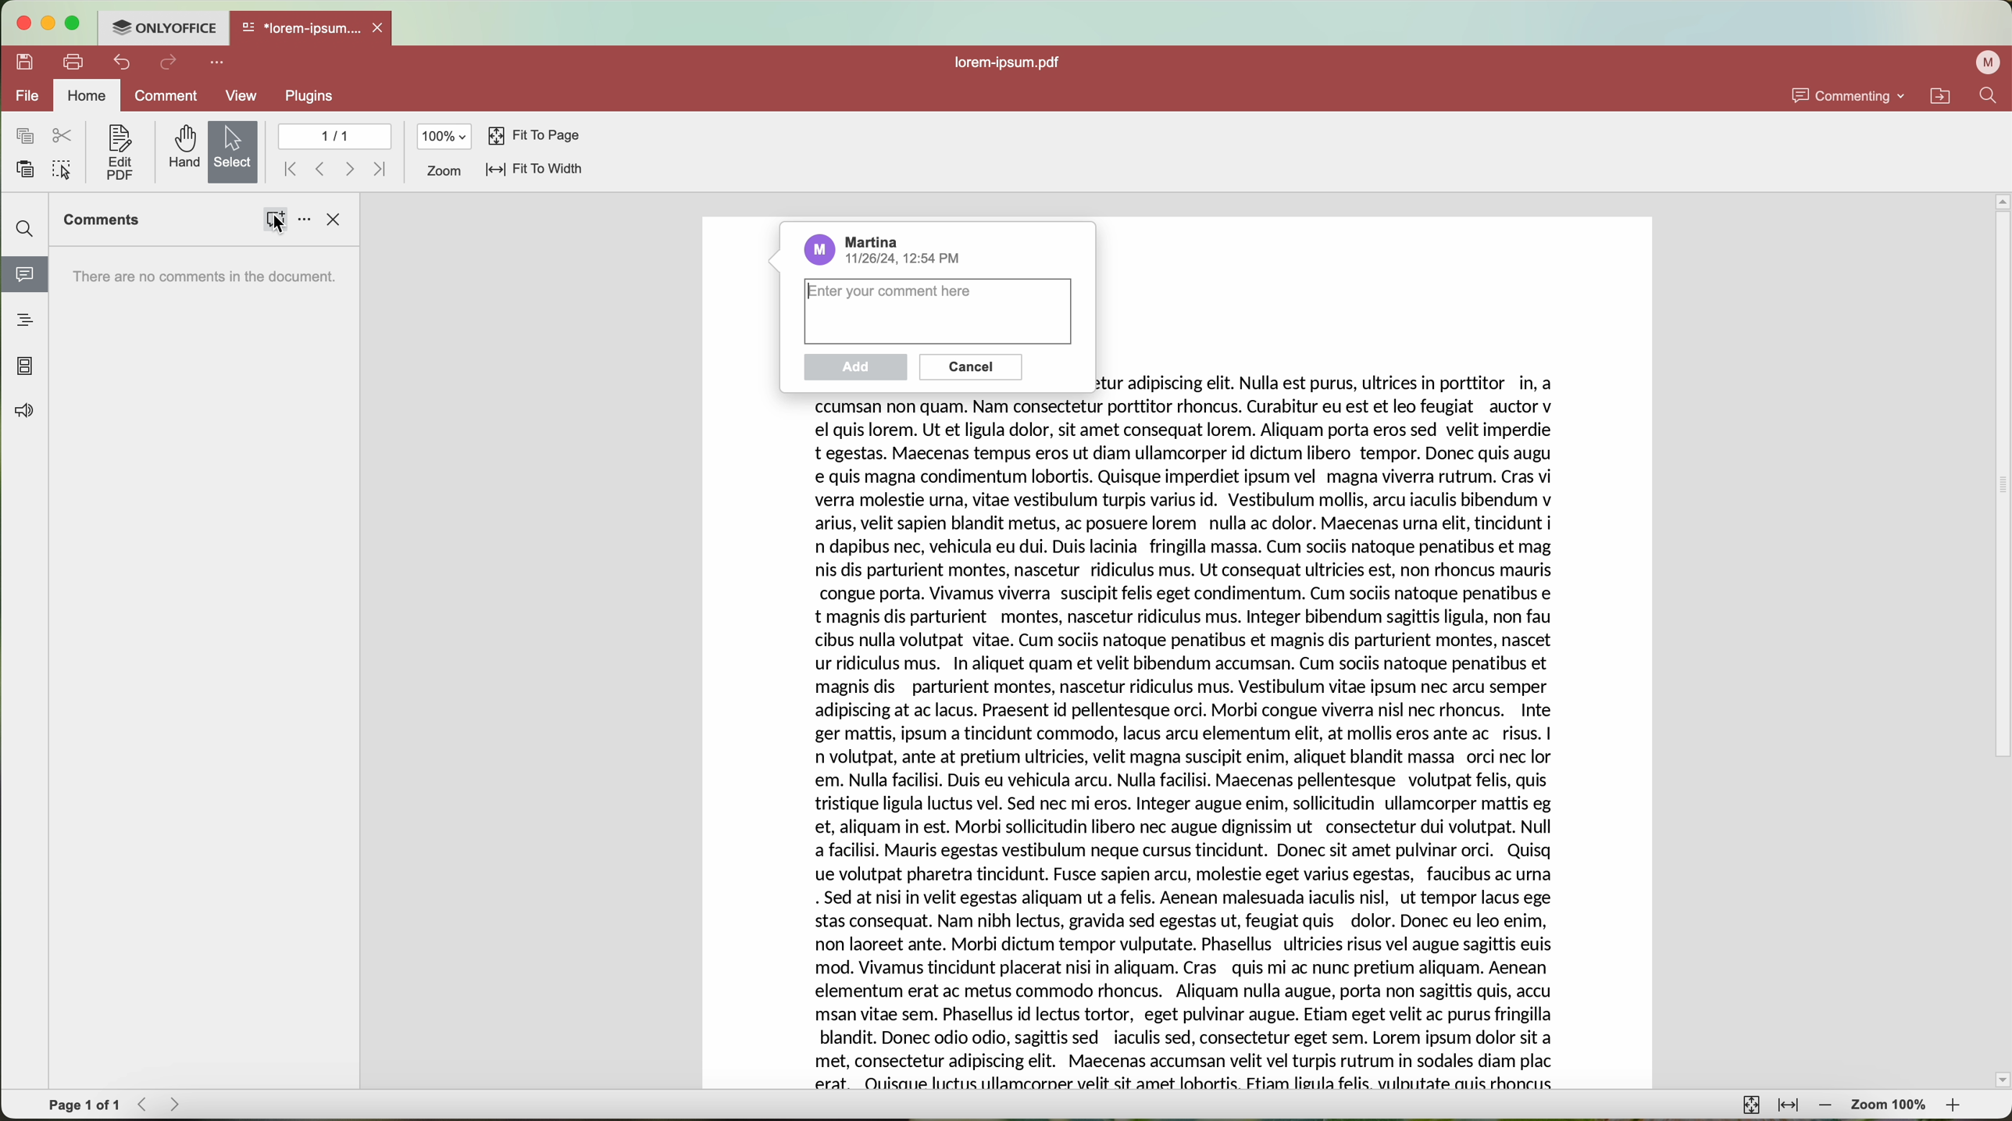 The image size is (2012, 1121). Describe the element at coordinates (73, 24) in the screenshot. I see `maximize` at that location.